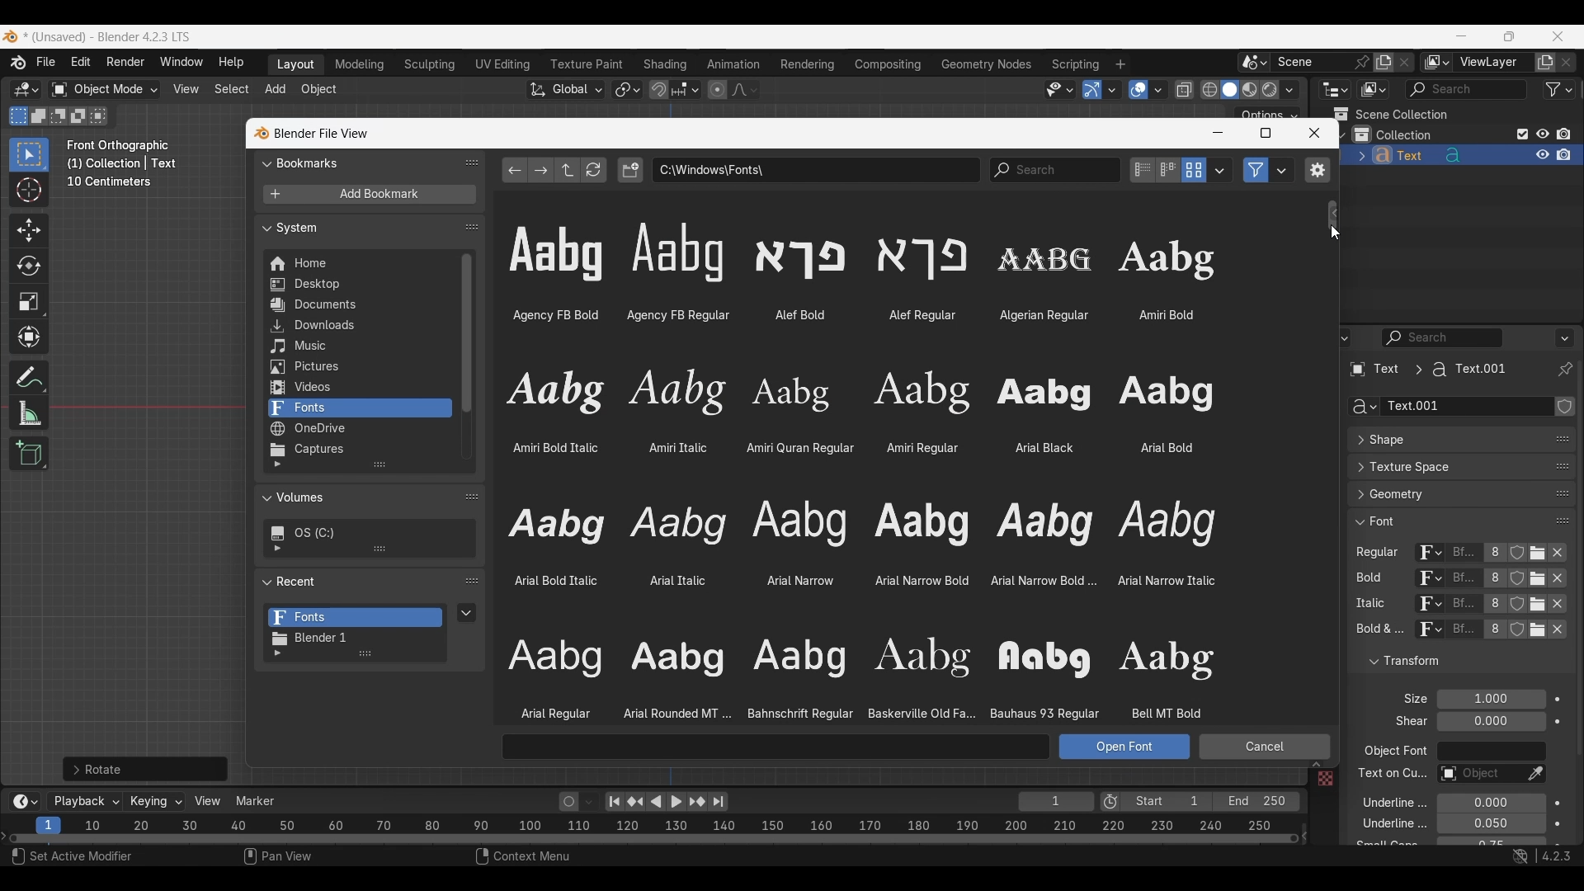 The width and height of the screenshot is (1584, 891). What do you see at coordinates (1563, 554) in the screenshot?
I see `Unlink respective attribute` at bounding box center [1563, 554].